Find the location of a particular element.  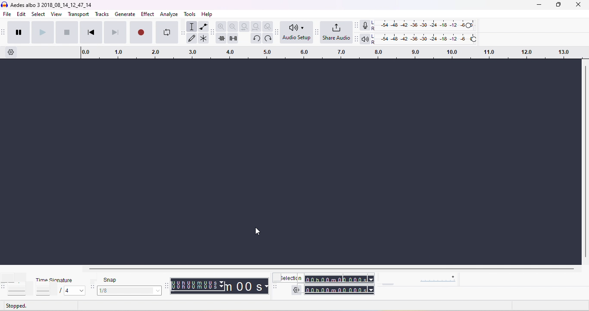

audacity time is located at coordinates (220, 286).